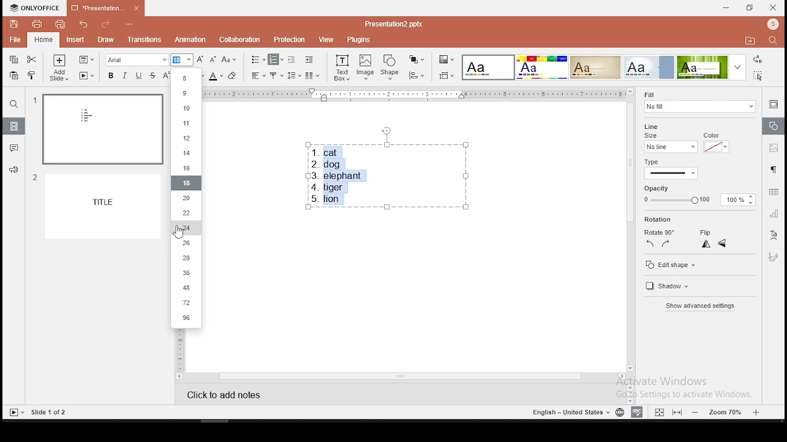  I want to click on draw, so click(106, 39).